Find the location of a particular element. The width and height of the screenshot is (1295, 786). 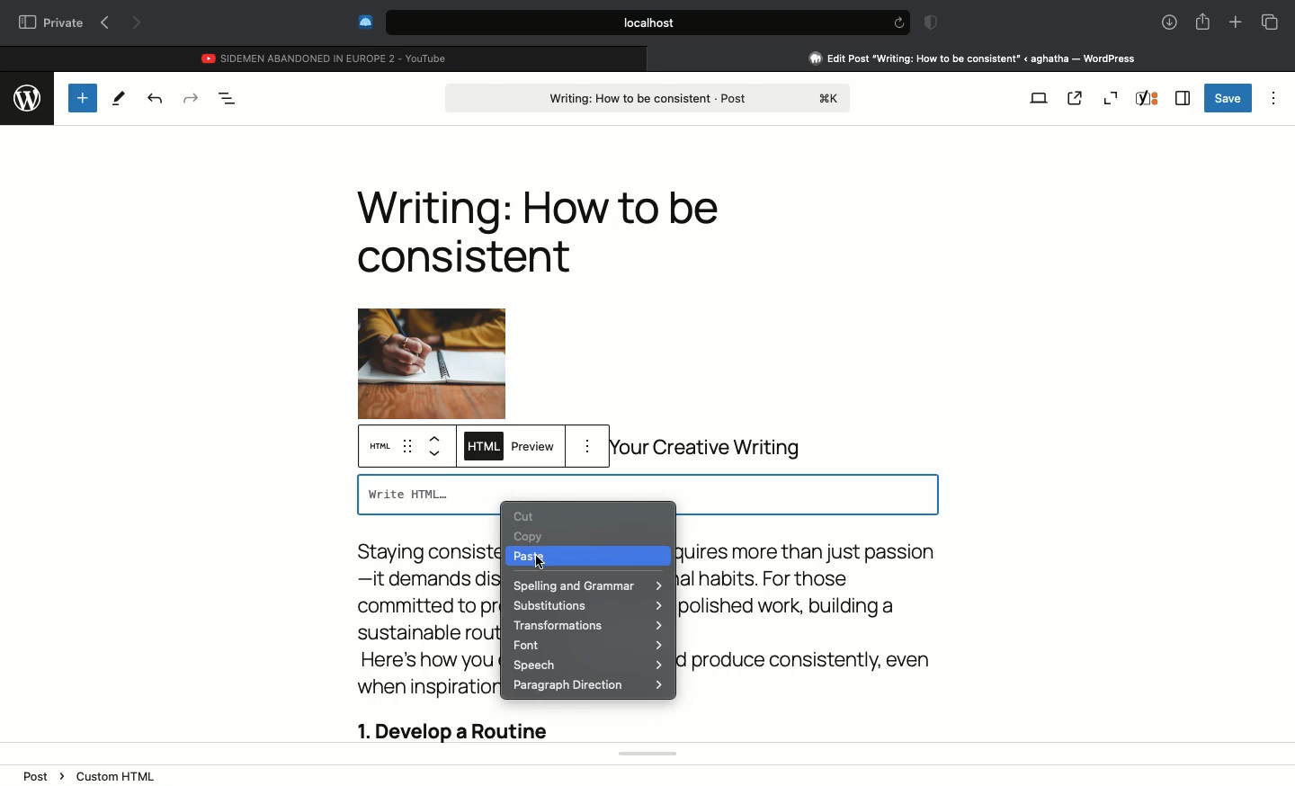

Search bar is located at coordinates (630, 22).